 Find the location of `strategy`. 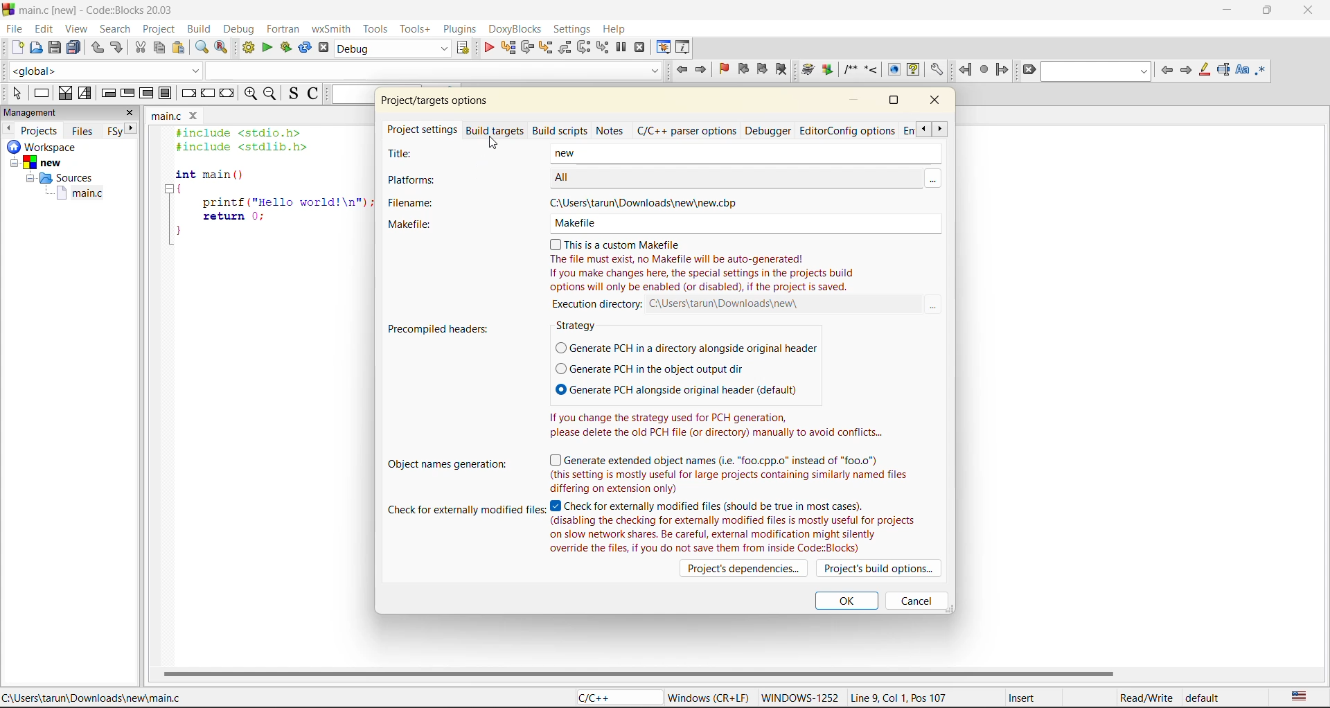

strategy is located at coordinates (580, 327).